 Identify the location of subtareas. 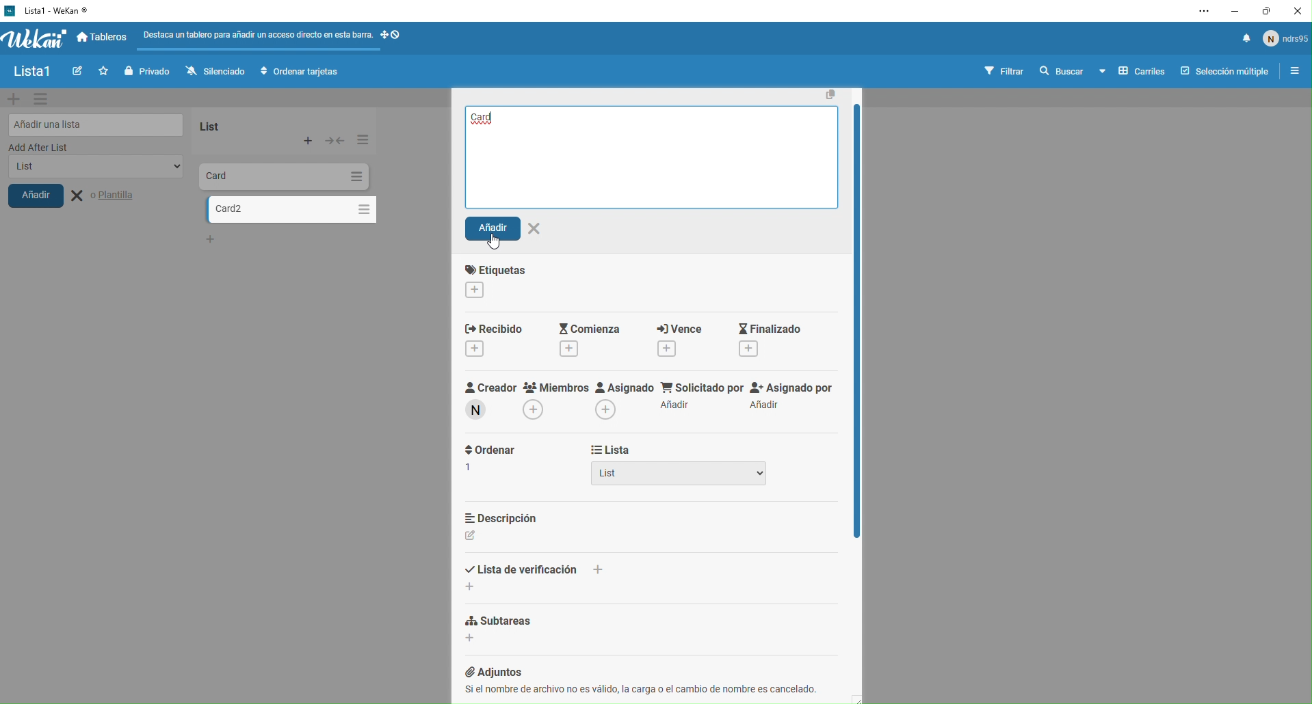
(556, 621).